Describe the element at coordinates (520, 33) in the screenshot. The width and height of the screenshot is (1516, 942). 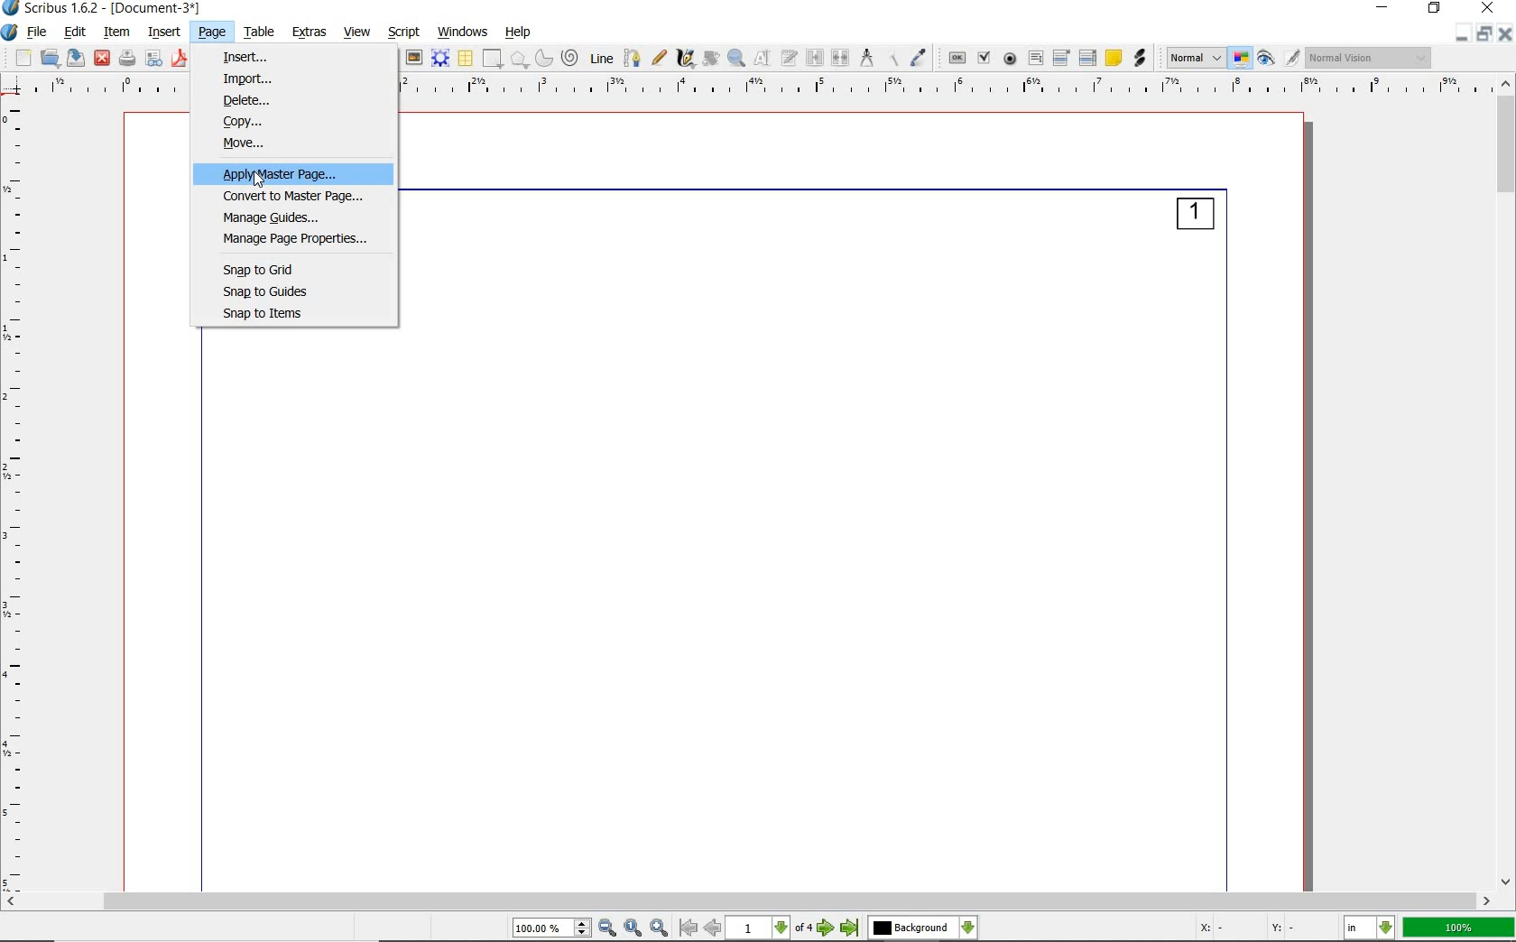
I see `help` at that location.